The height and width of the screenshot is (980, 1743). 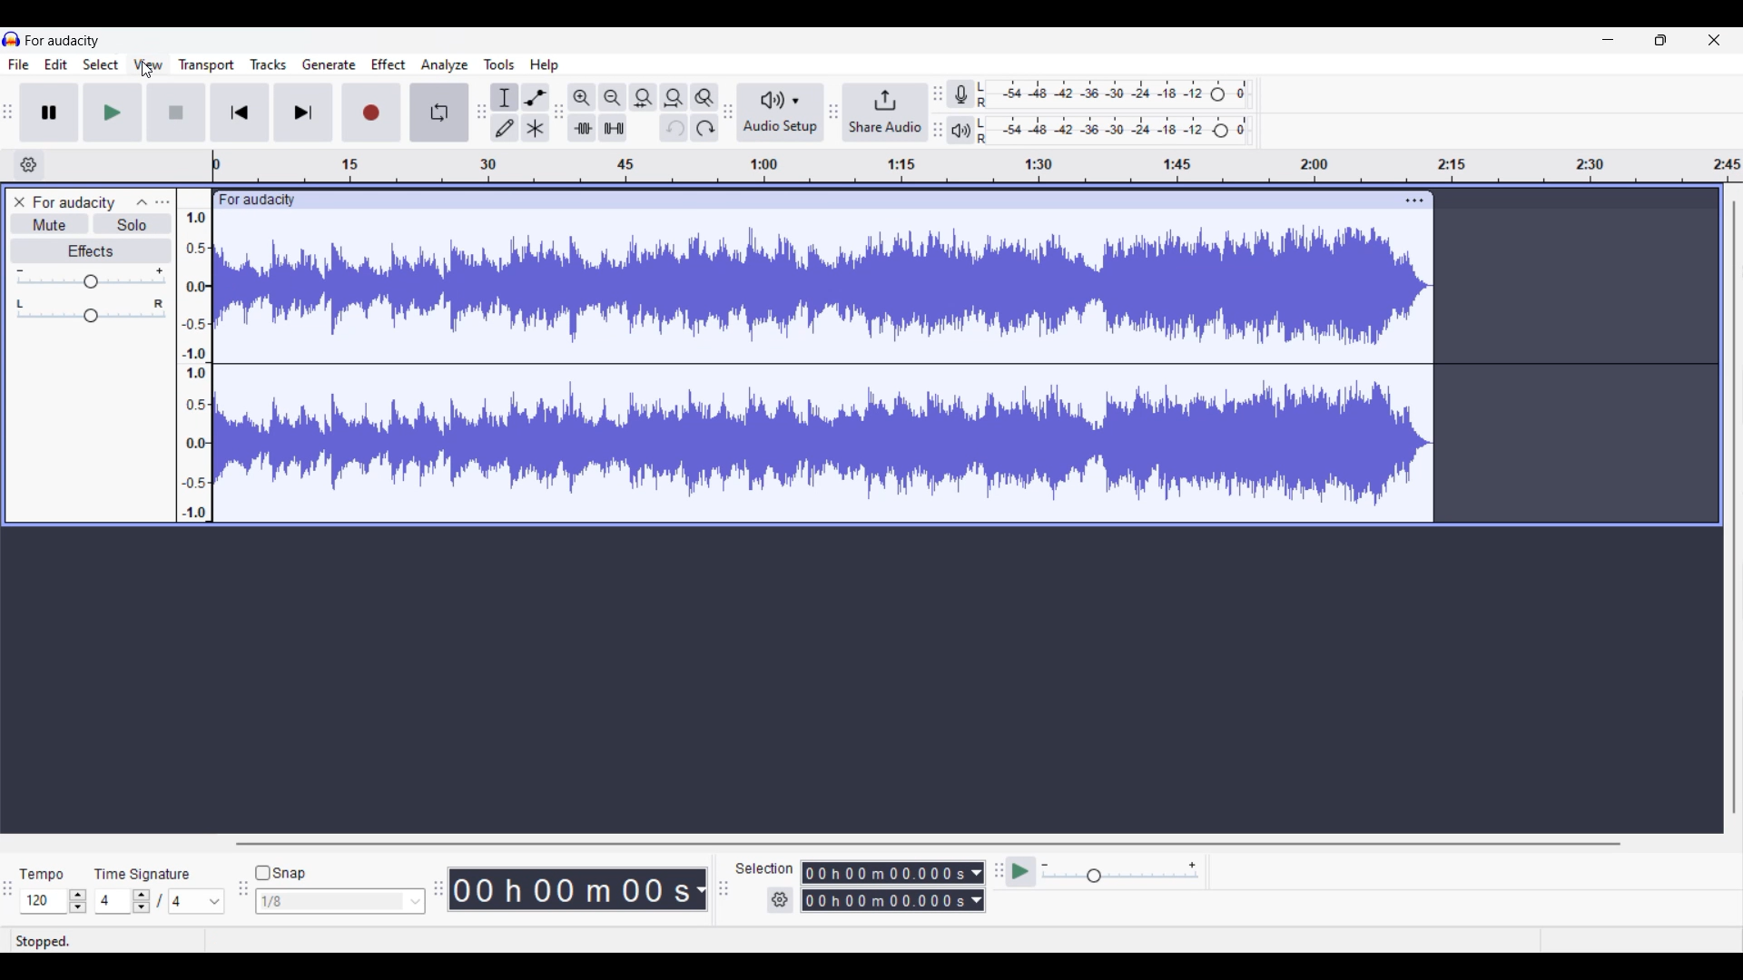 I want to click on Fit selection to width, so click(x=643, y=98).